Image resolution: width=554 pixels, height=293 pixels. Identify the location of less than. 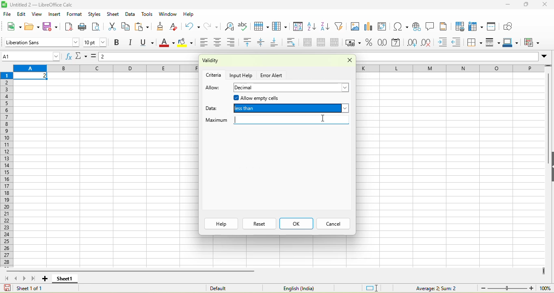
(291, 109).